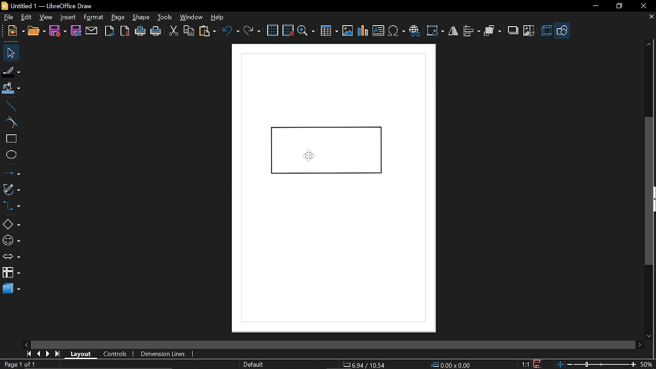  I want to click on shape, so click(140, 17).